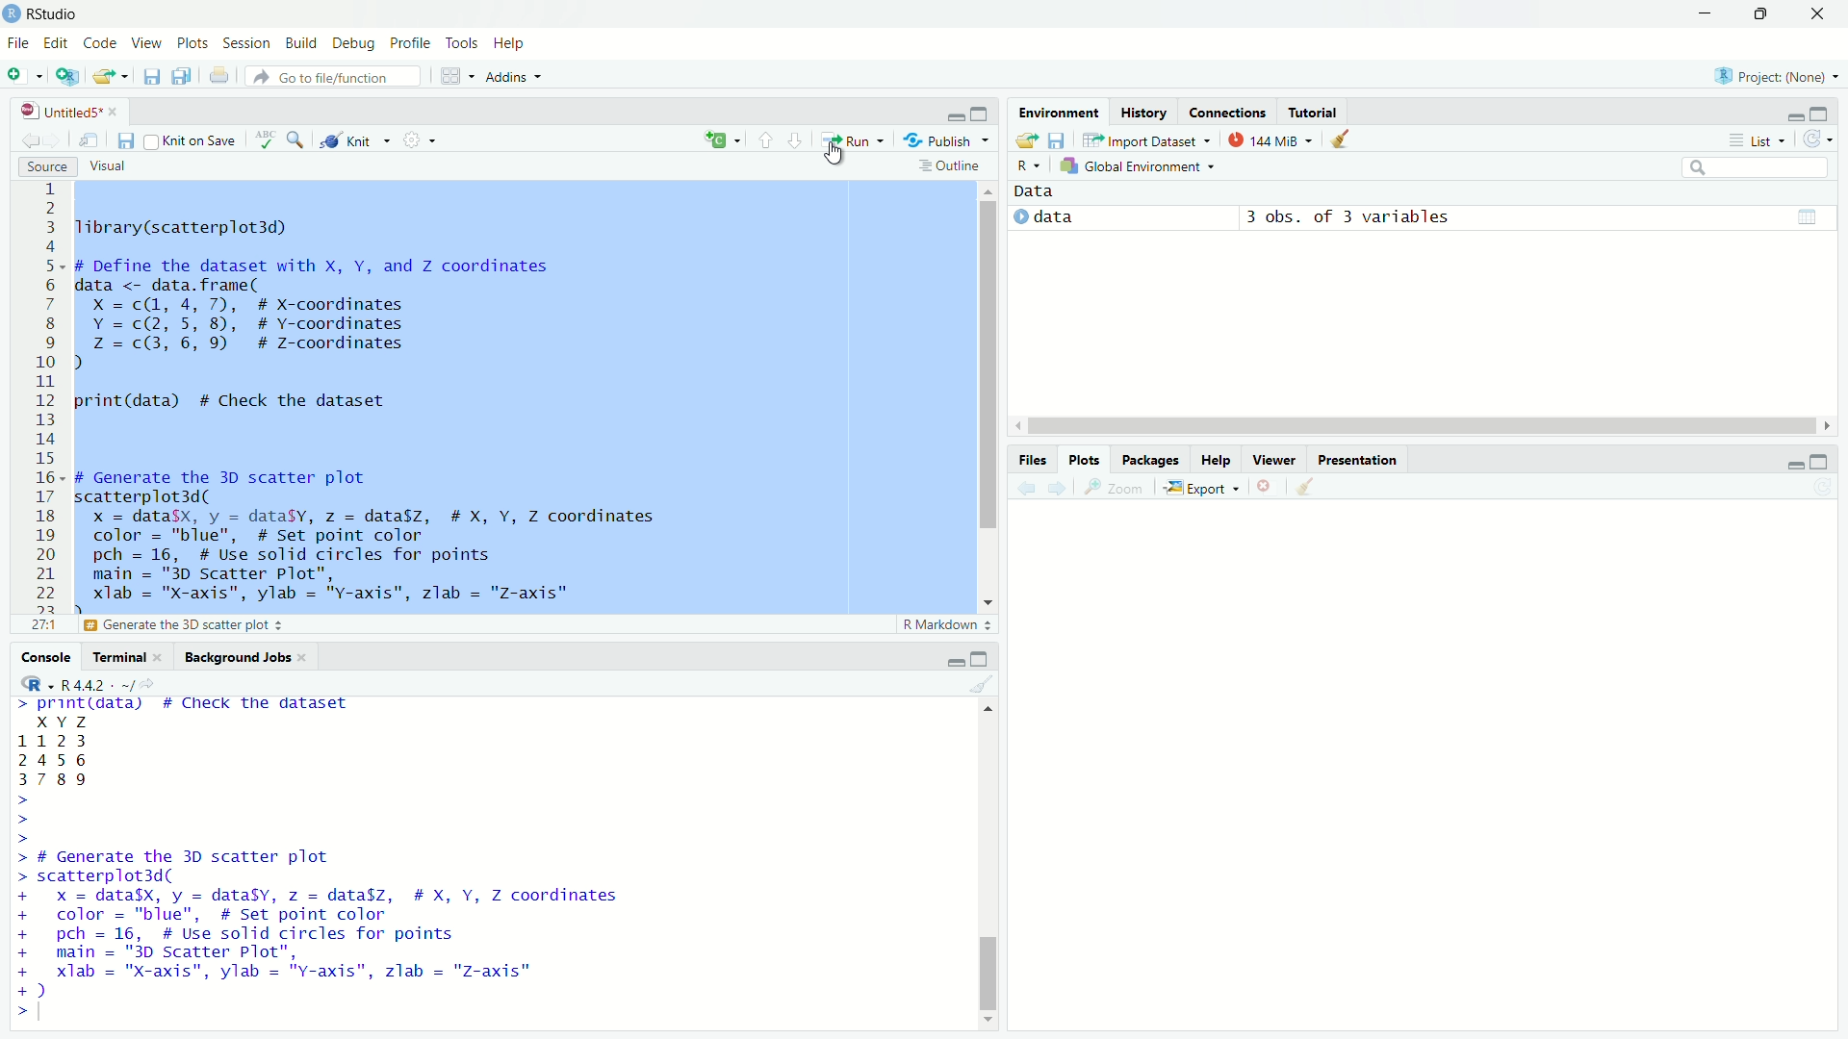  What do you see at coordinates (988, 190) in the screenshot?
I see `move top` at bounding box center [988, 190].